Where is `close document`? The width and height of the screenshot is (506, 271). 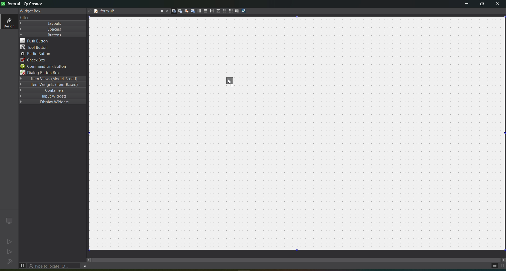
close document is located at coordinates (167, 11).